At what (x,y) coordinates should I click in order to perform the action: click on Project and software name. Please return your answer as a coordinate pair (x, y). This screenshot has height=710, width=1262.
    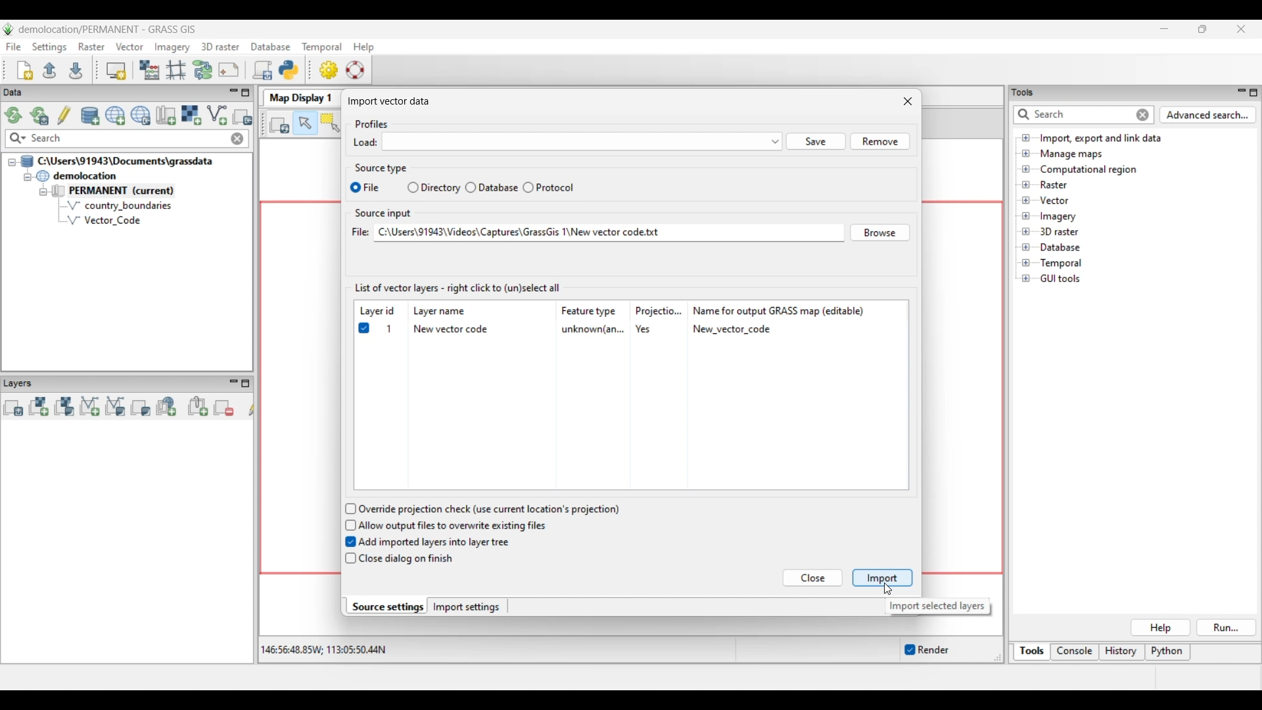
    Looking at the image, I should click on (108, 30).